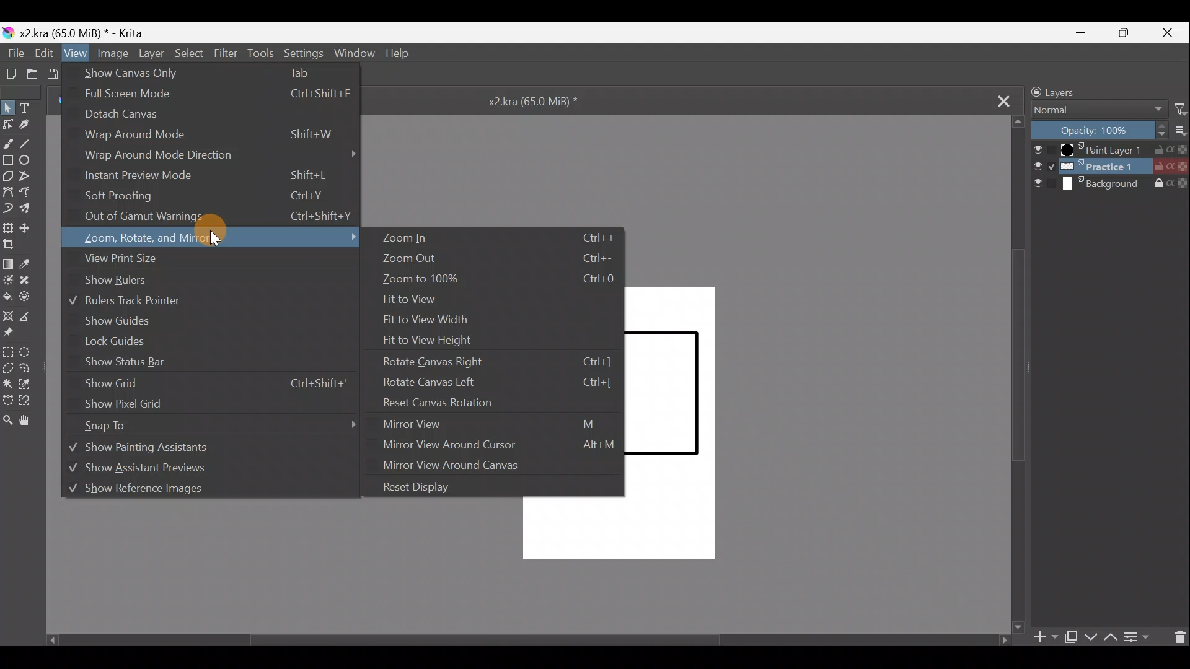 This screenshot has width=1190, height=669. I want to click on Background, so click(1111, 184).